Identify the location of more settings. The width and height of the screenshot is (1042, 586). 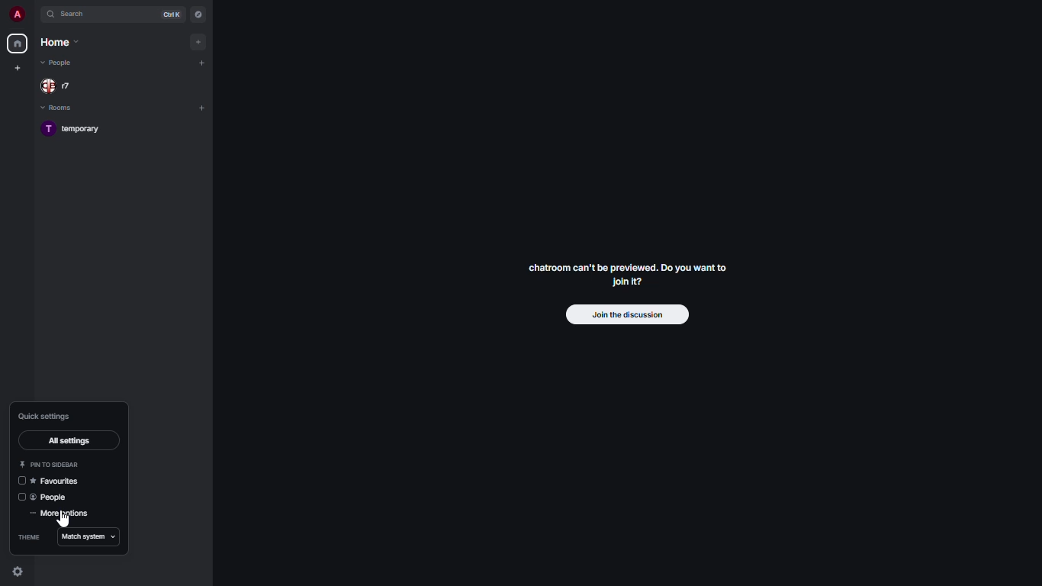
(63, 514).